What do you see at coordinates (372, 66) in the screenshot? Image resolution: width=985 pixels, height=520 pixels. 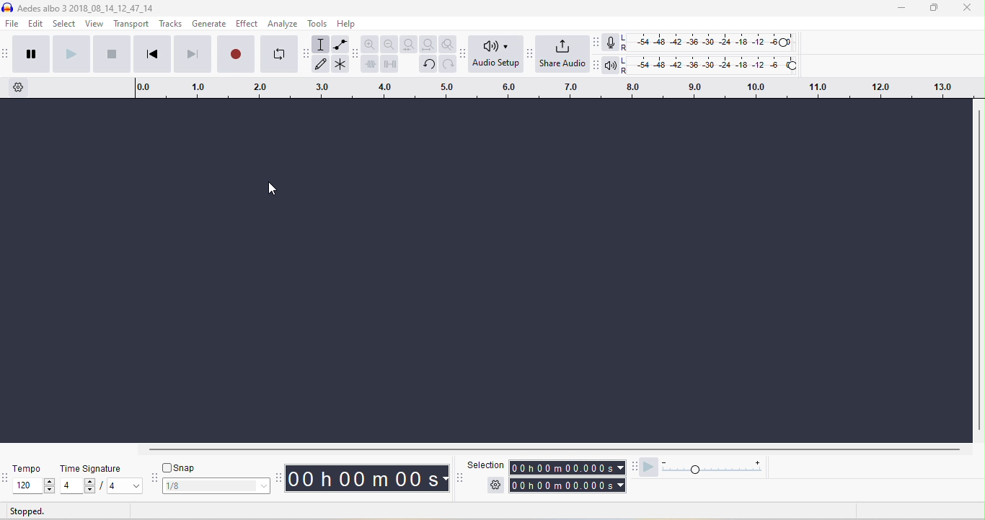 I see `trim outside slection` at bounding box center [372, 66].